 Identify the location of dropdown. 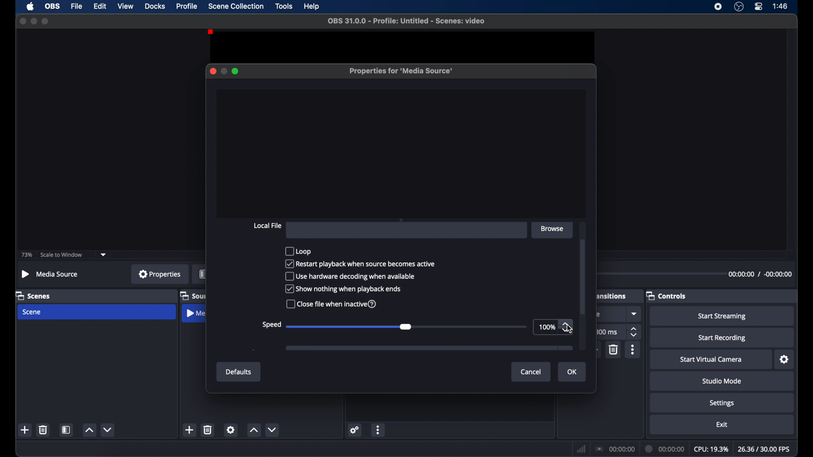
(635, 314).